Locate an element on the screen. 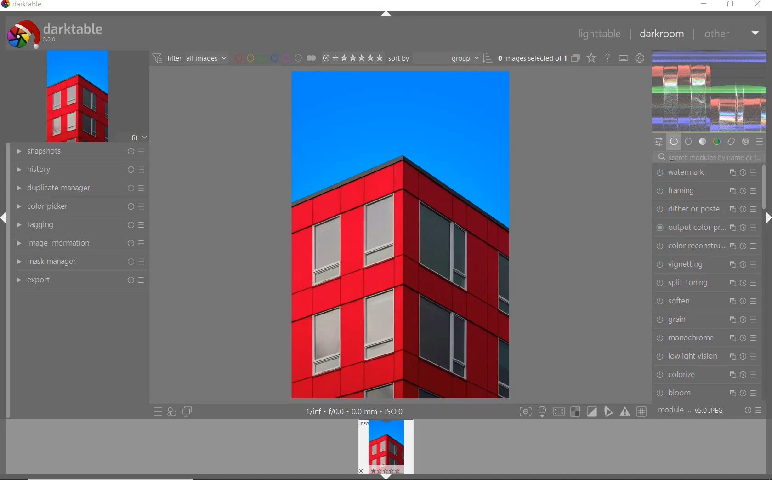 The height and width of the screenshot is (480, 772). selected images is located at coordinates (538, 59).